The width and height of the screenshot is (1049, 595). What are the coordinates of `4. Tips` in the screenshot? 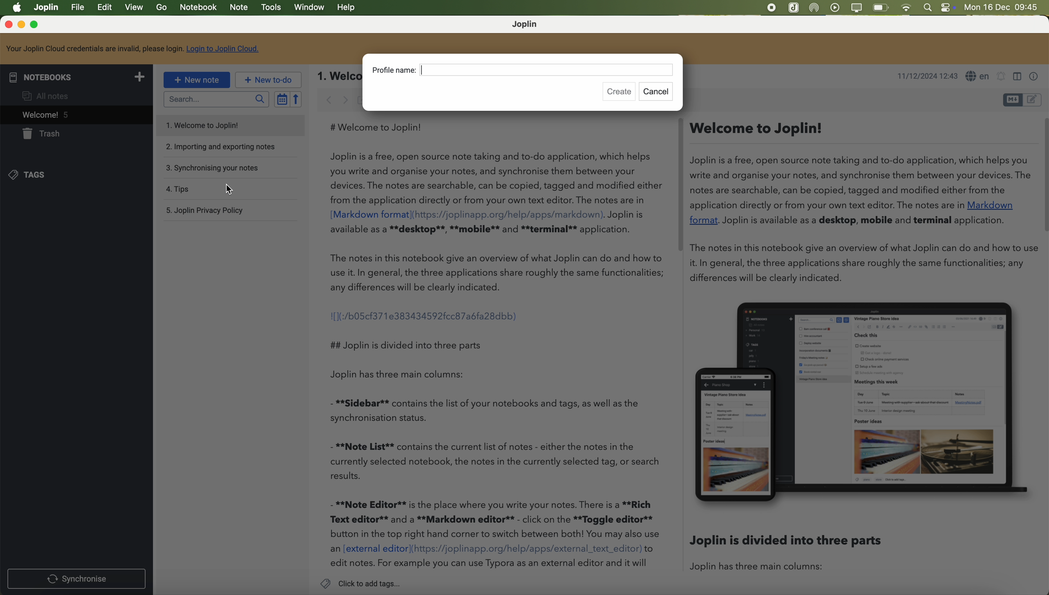 It's located at (206, 189).